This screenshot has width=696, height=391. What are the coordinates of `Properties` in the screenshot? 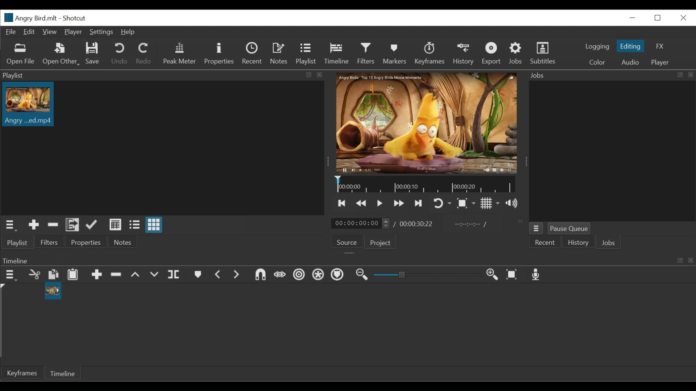 It's located at (86, 241).